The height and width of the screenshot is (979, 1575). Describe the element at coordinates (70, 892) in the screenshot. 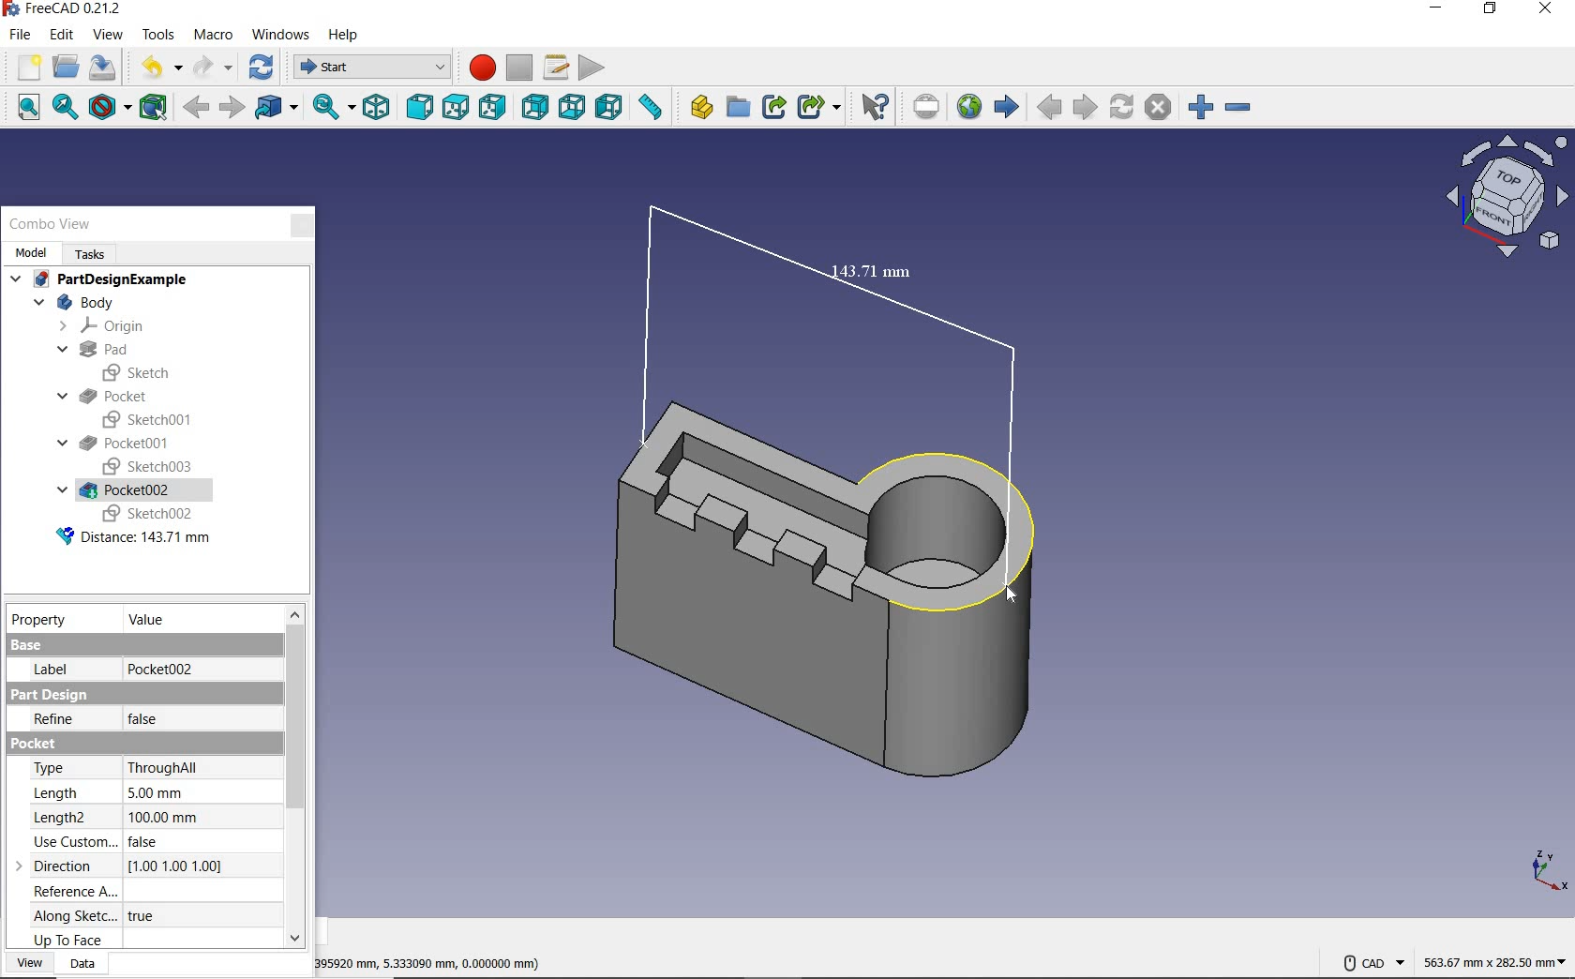

I see `reference a` at that location.